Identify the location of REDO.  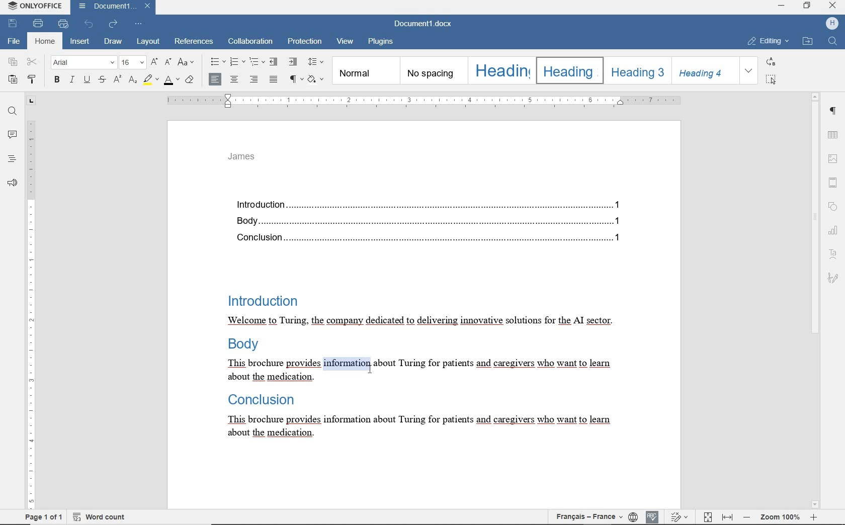
(114, 25).